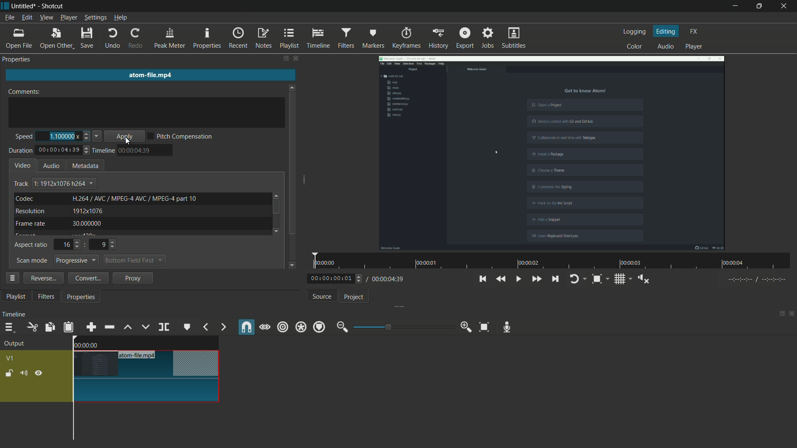 The height and width of the screenshot is (448, 797). What do you see at coordinates (16, 297) in the screenshot?
I see `playlist` at bounding box center [16, 297].